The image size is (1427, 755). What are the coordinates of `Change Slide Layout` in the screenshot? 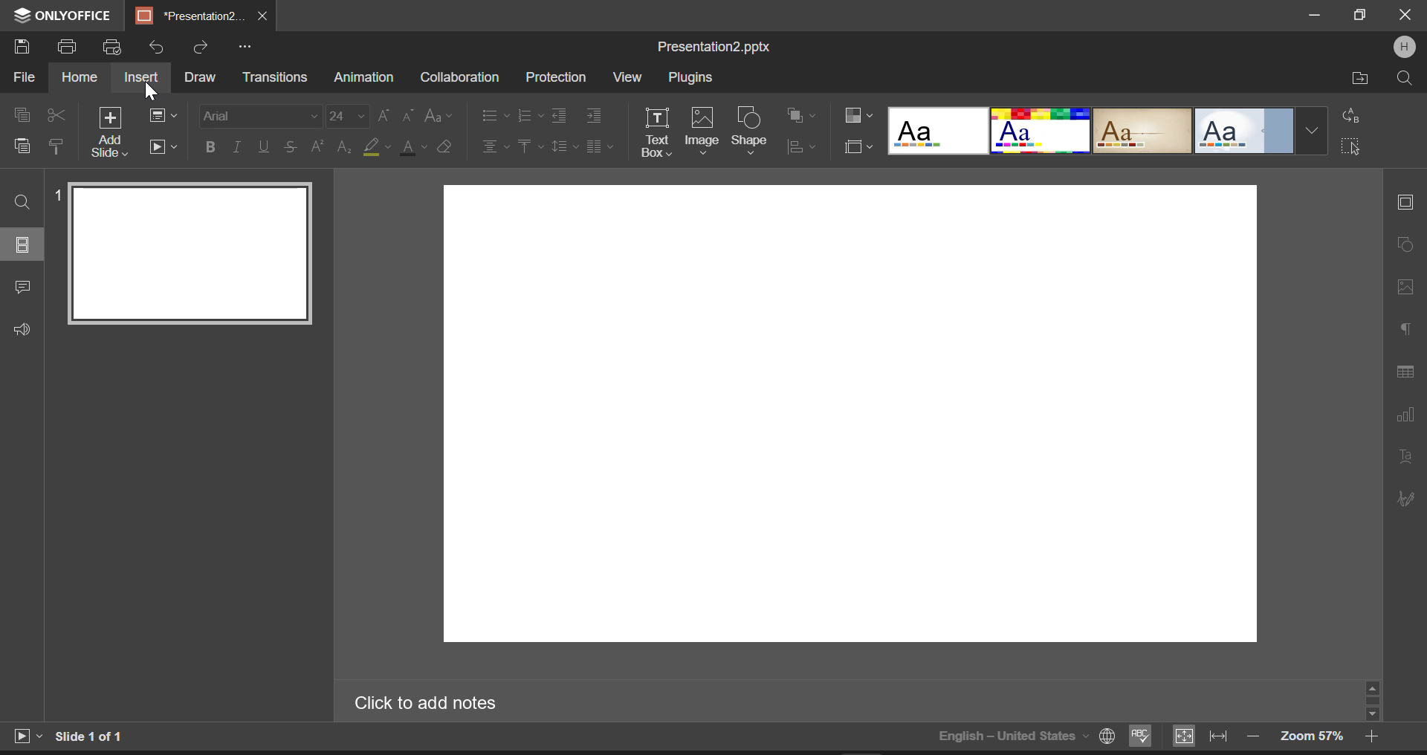 It's located at (166, 115).